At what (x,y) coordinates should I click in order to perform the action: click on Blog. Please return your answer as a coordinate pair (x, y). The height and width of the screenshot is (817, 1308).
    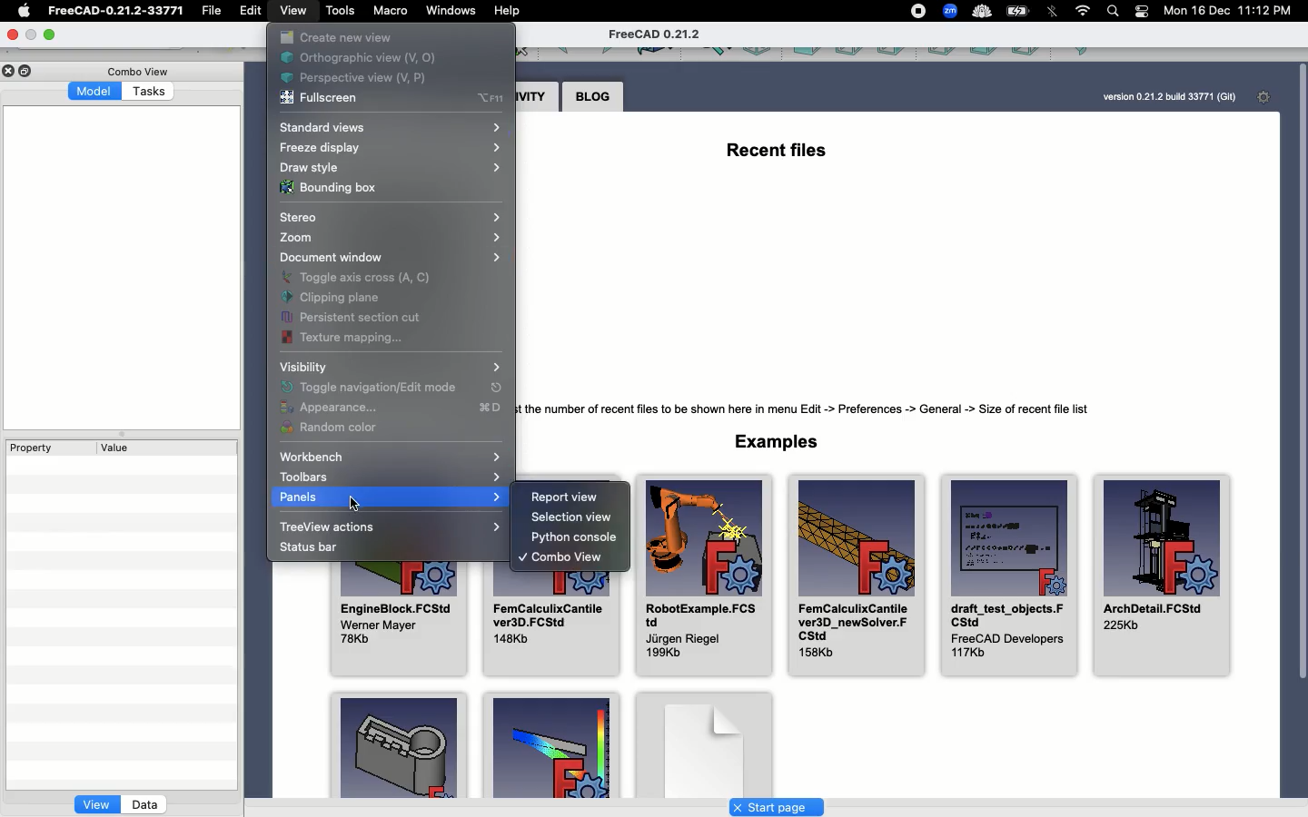
    Looking at the image, I should click on (593, 96).